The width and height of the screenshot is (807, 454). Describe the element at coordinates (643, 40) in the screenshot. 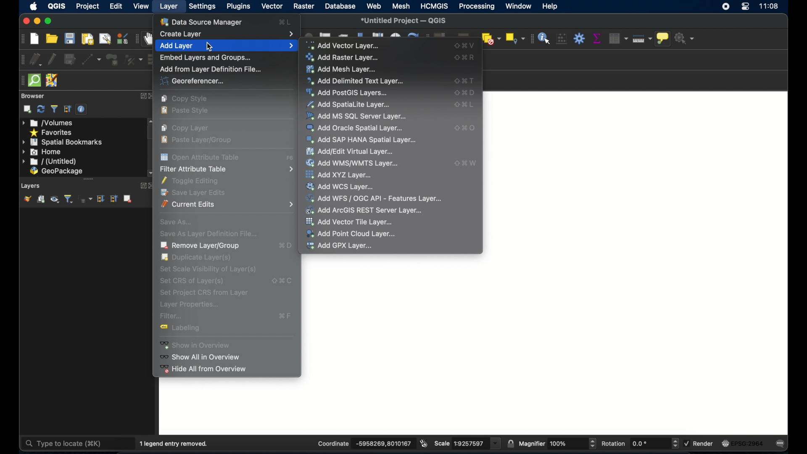

I see `measure line` at that location.